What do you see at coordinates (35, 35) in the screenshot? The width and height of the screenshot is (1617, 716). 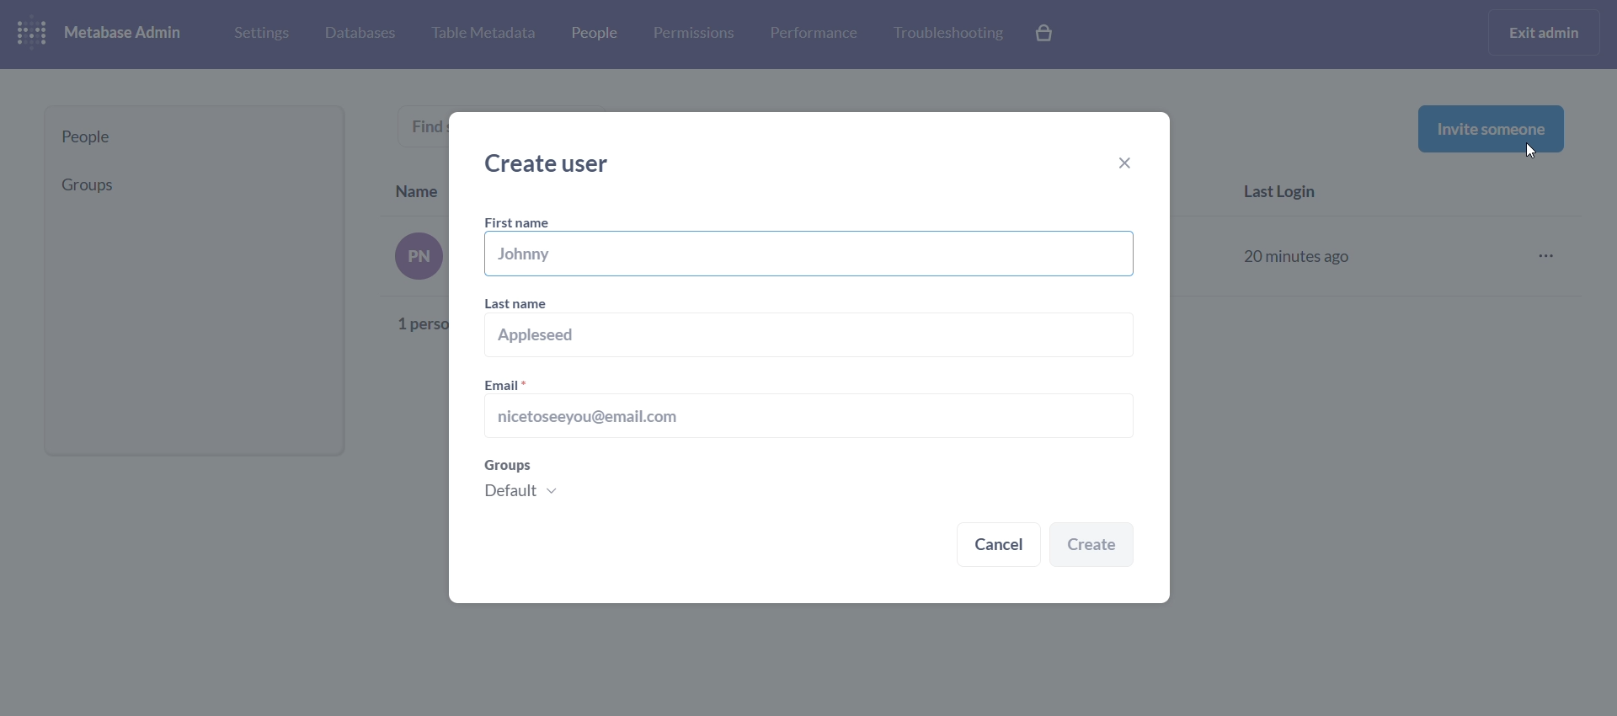 I see `logo` at bounding box center [35, 35].